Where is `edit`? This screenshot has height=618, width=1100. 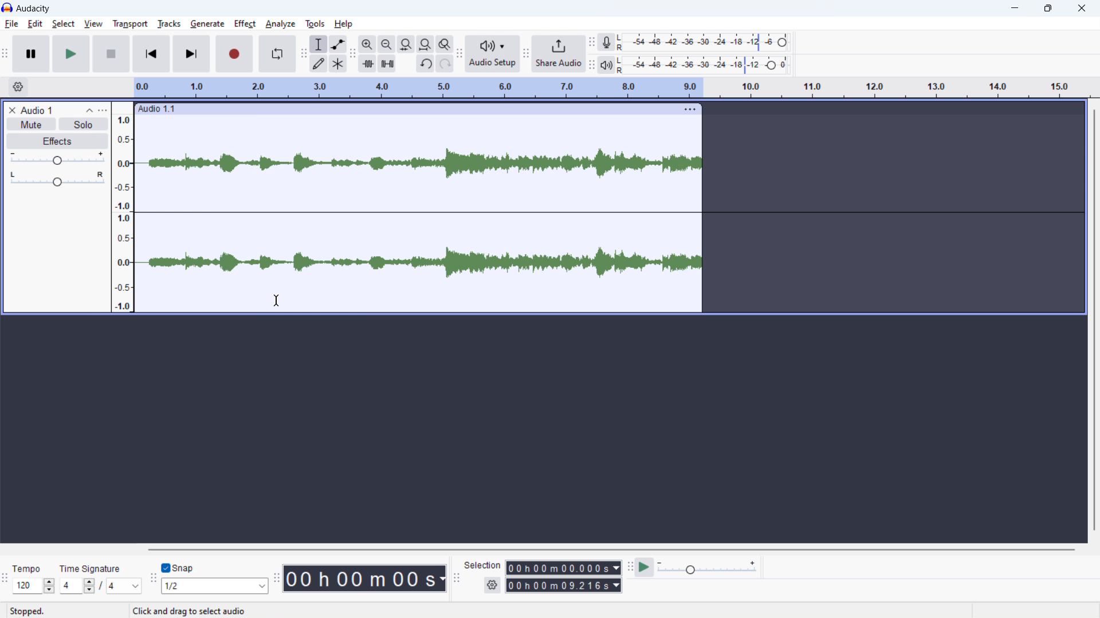
edit is located at coordinates (36, 23).